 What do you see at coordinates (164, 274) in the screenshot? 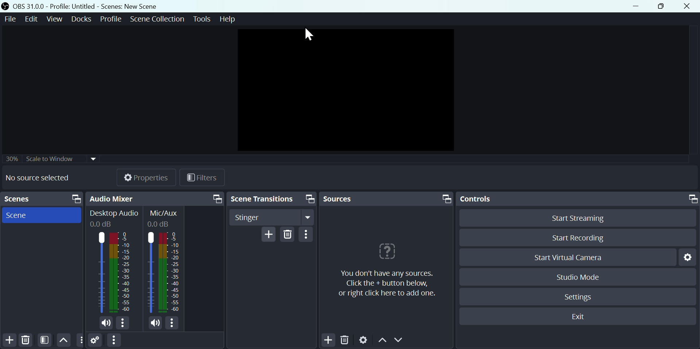
I see `Audio bar` at bounding box center [164, 274].